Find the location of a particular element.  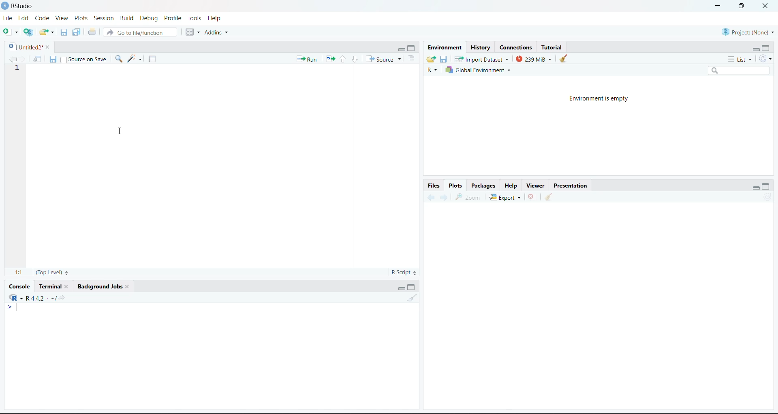

Clear console (Ctrl +L) is located at coordinates (551, 196).